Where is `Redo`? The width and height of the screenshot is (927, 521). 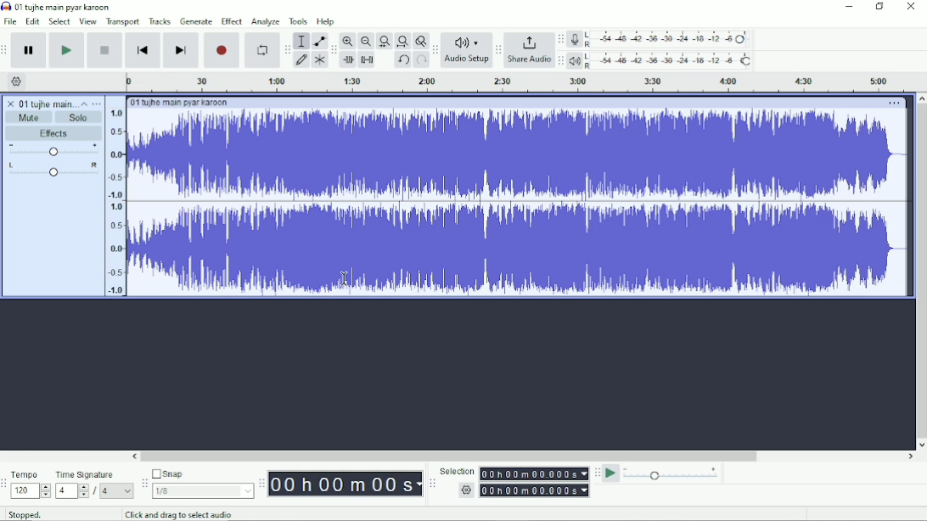 Redo is located at coordinates (421, 59).